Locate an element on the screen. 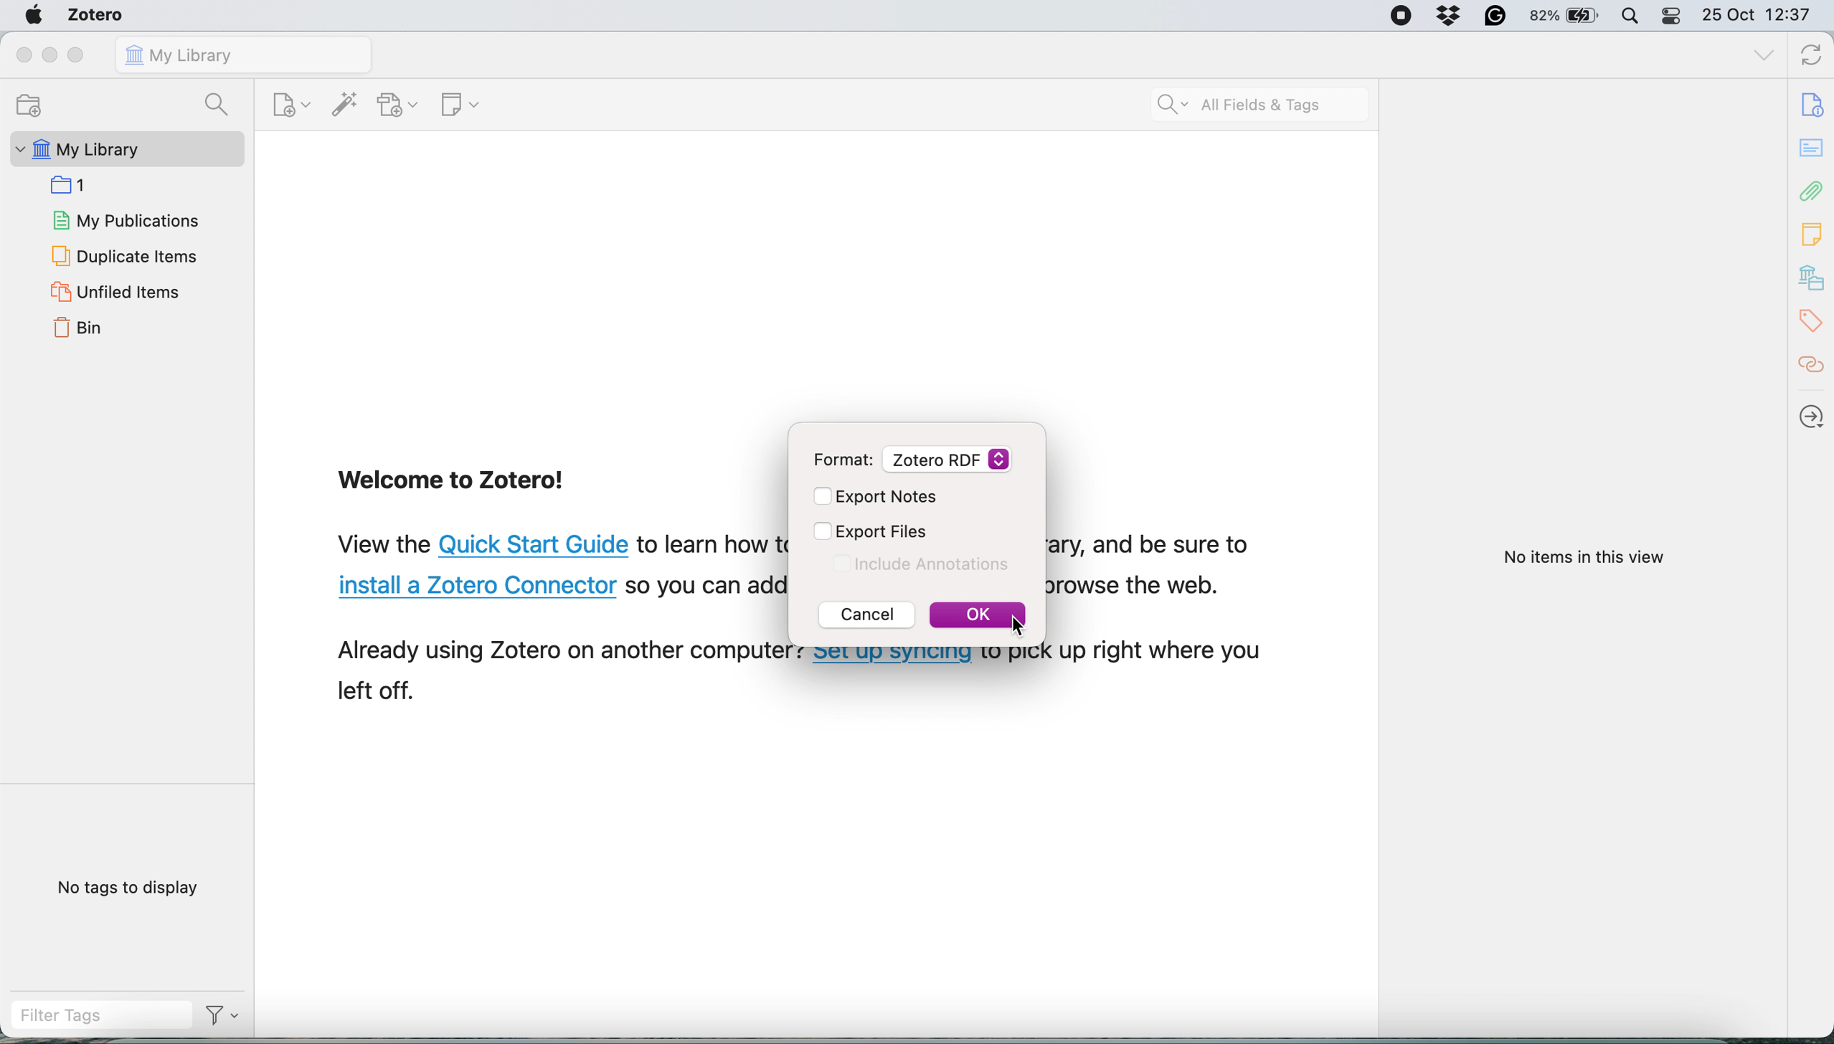  new collection is located at coordinates (24, 108).